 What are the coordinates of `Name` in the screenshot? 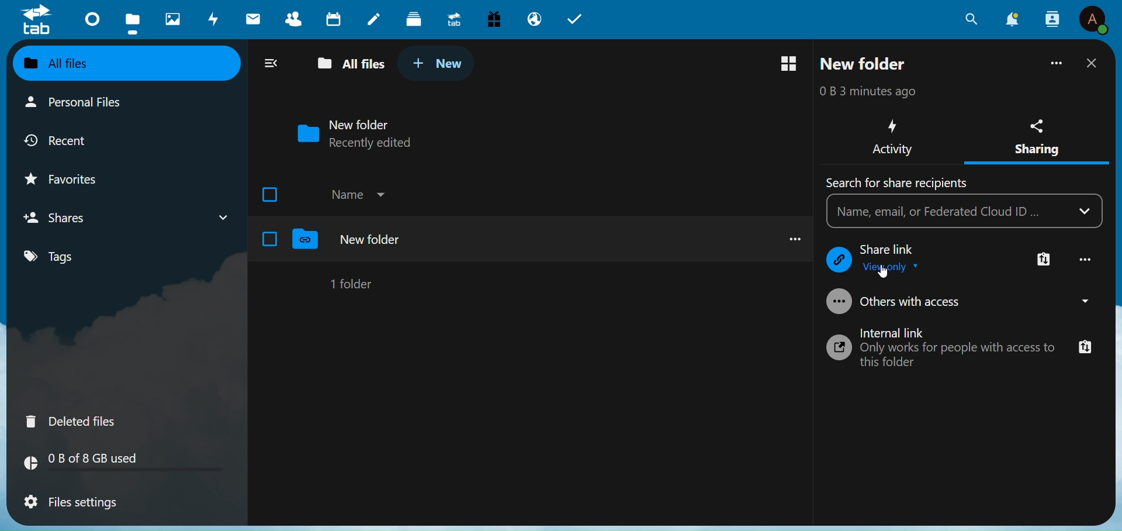 It's located at (346, 195).